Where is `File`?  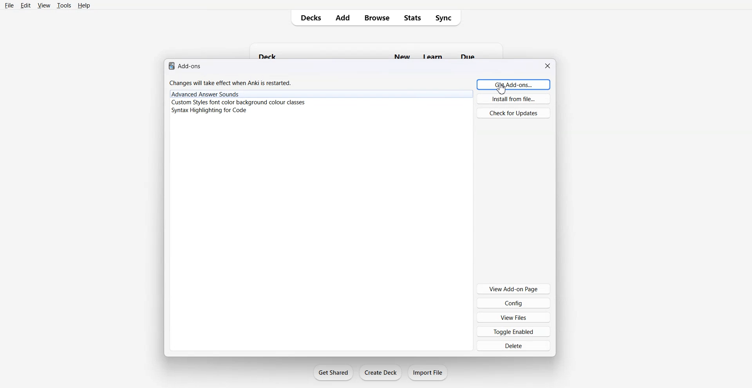 File is located at coordinates (10, 5).